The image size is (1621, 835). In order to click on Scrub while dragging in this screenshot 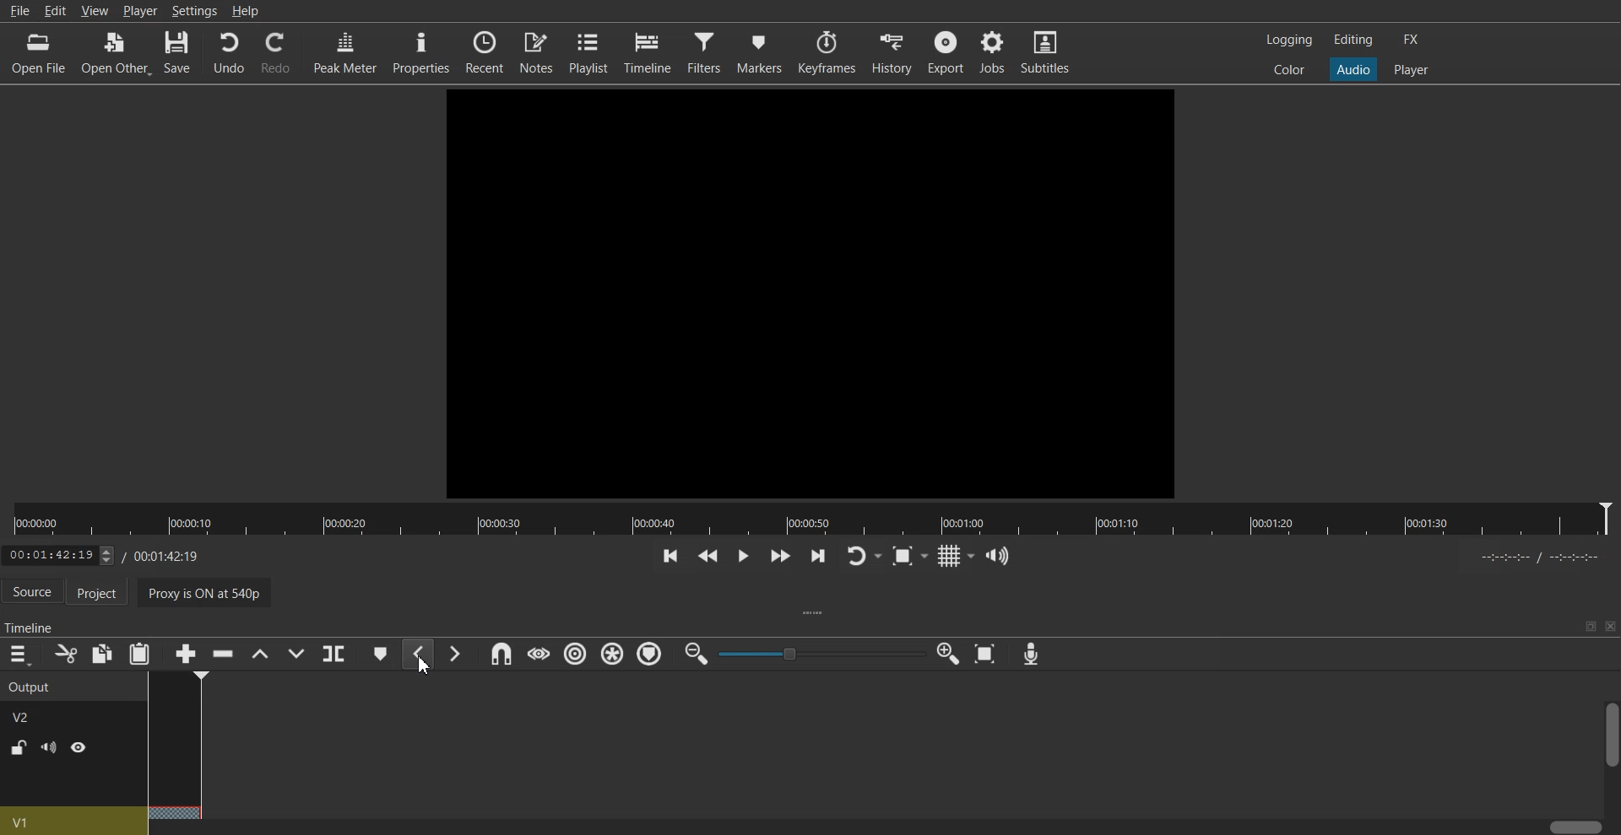, I will do `click(538, 654)`.